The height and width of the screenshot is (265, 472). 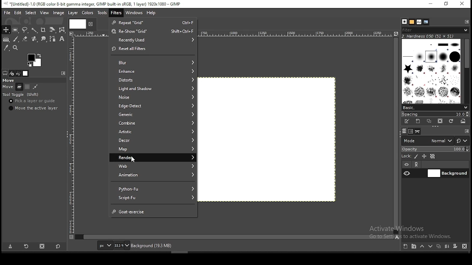 What do you see at coordinates (448, 173) in the screenshot?
I see `layer` at bounding box center [448, 173].